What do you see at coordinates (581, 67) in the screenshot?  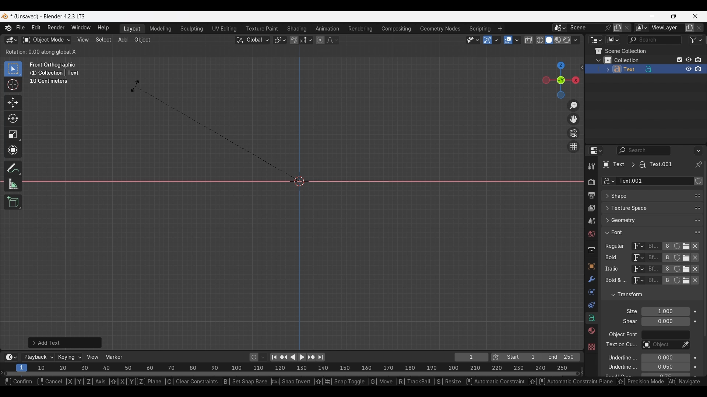 I see `Click to see more edit options` at bounding box center [581, 67].